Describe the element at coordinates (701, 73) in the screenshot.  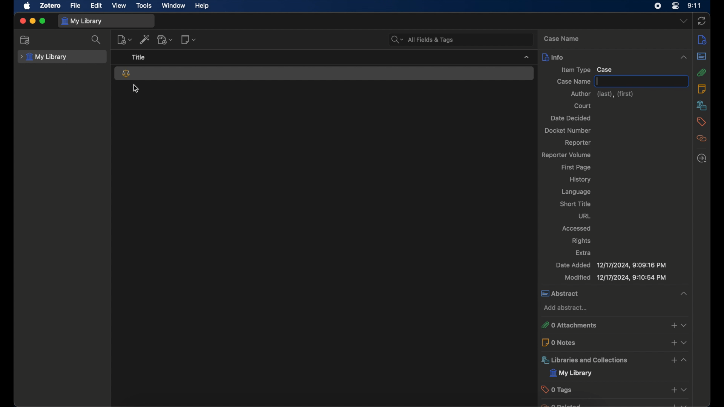
I see `attachments` at that location.